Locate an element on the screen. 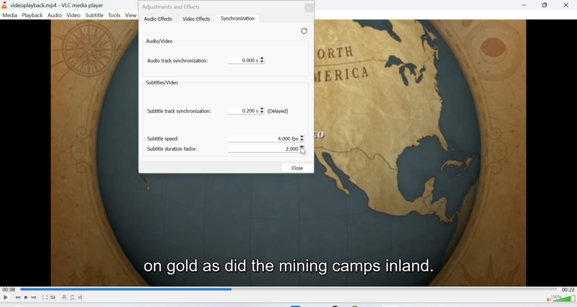  Tools is located at coordinates (114, 15).